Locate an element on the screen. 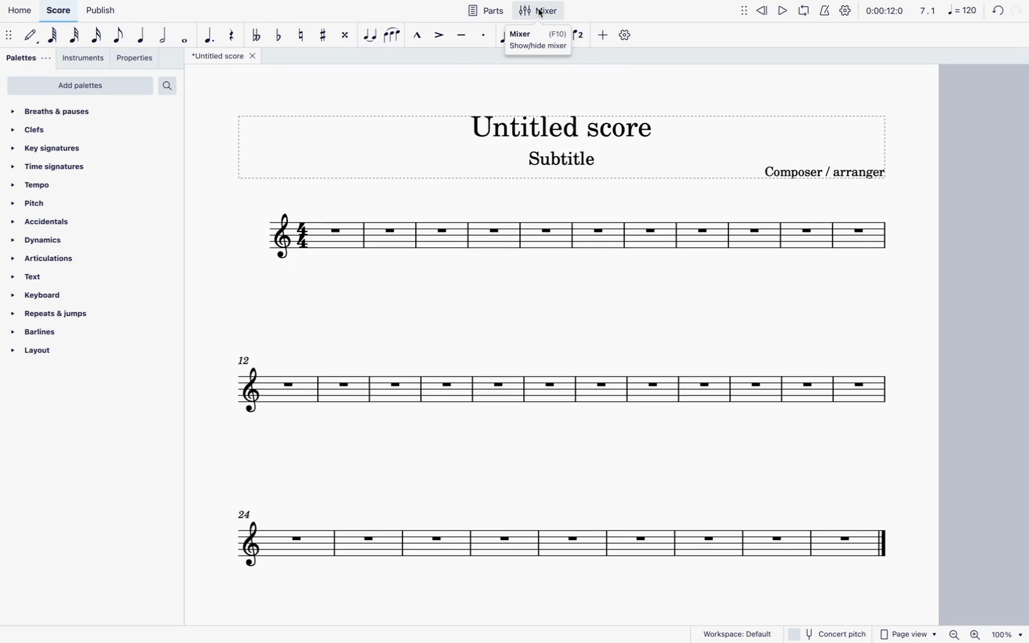 Image resolution: width=1029 pixels, height=643 pixels. staccato is located at coordinates (483, 38).